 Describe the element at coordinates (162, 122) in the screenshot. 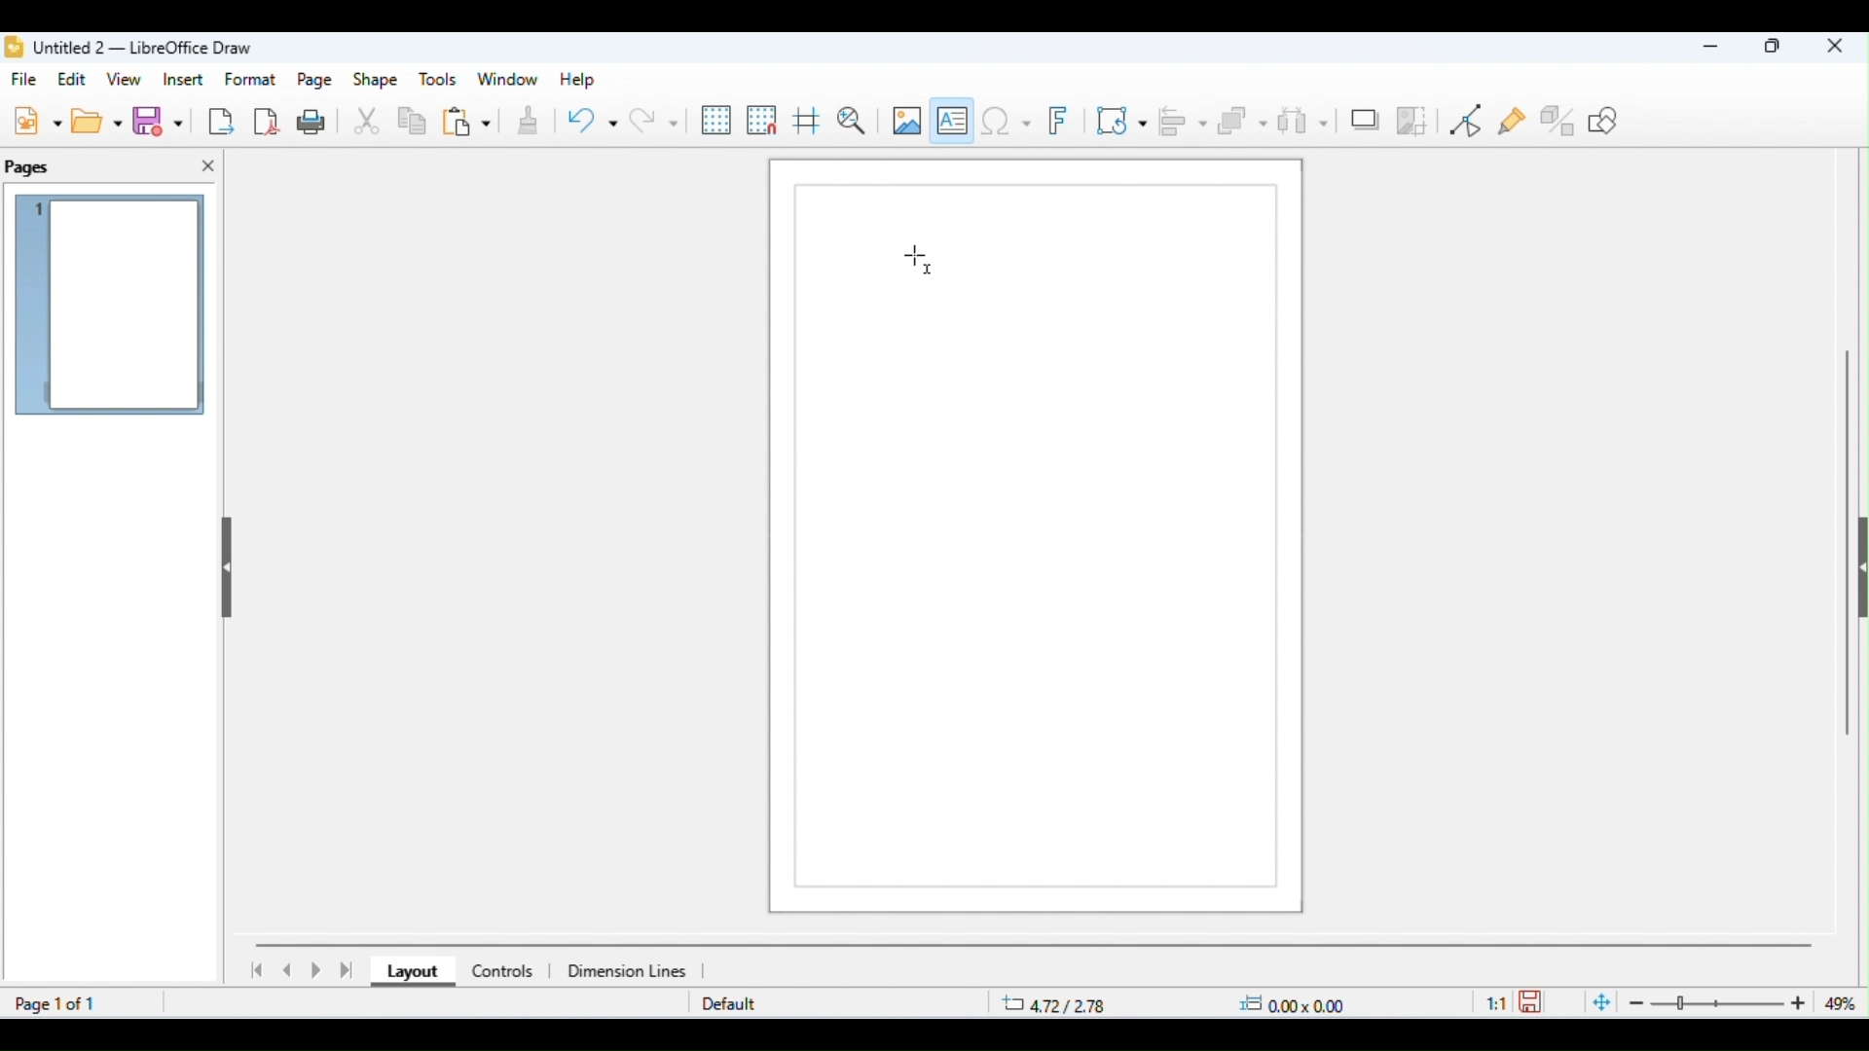

I see `save` at that location.